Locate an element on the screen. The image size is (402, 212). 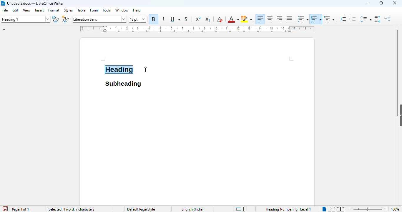
standard selection is located at coordinates (240, 209).